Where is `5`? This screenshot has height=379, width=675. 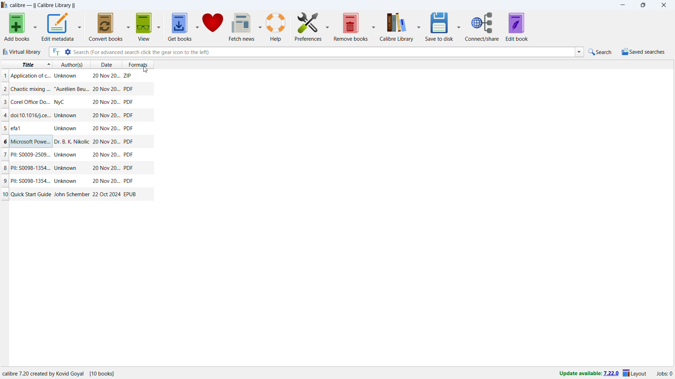 5 is located at coordinates (4, 128).